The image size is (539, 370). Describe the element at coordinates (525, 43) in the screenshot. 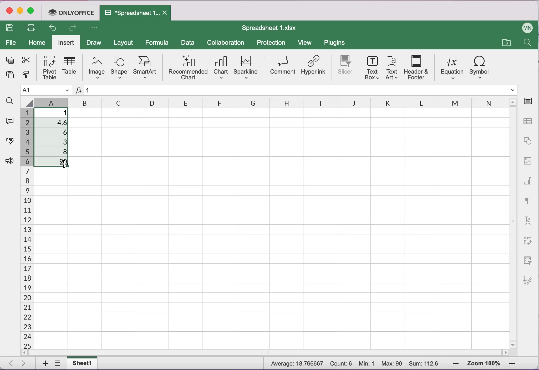

I see `find` at that location.